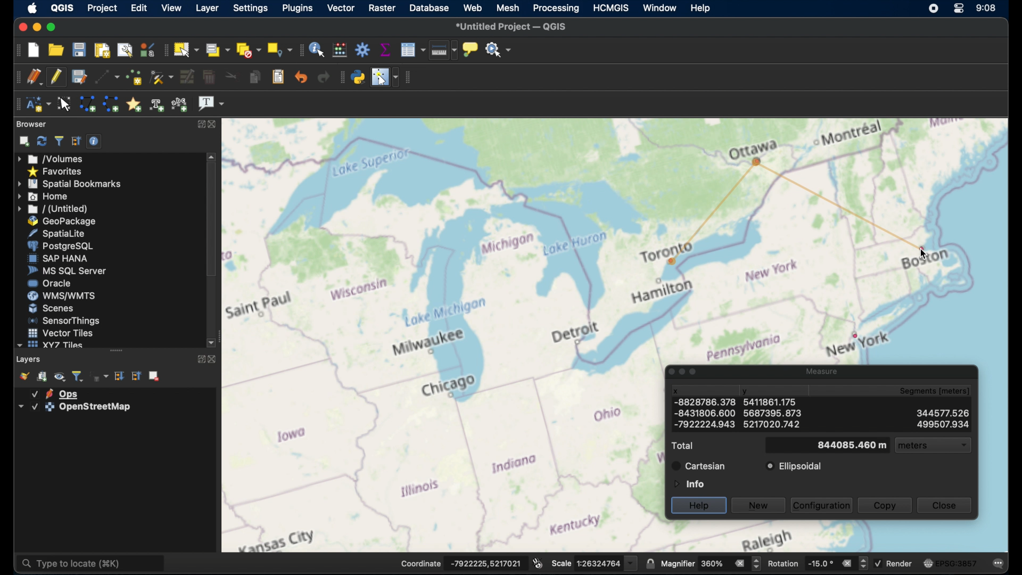  What do you see at coordinates (819, 417) in the screenshot?
I see `distance` at bounding box center [819, 417].